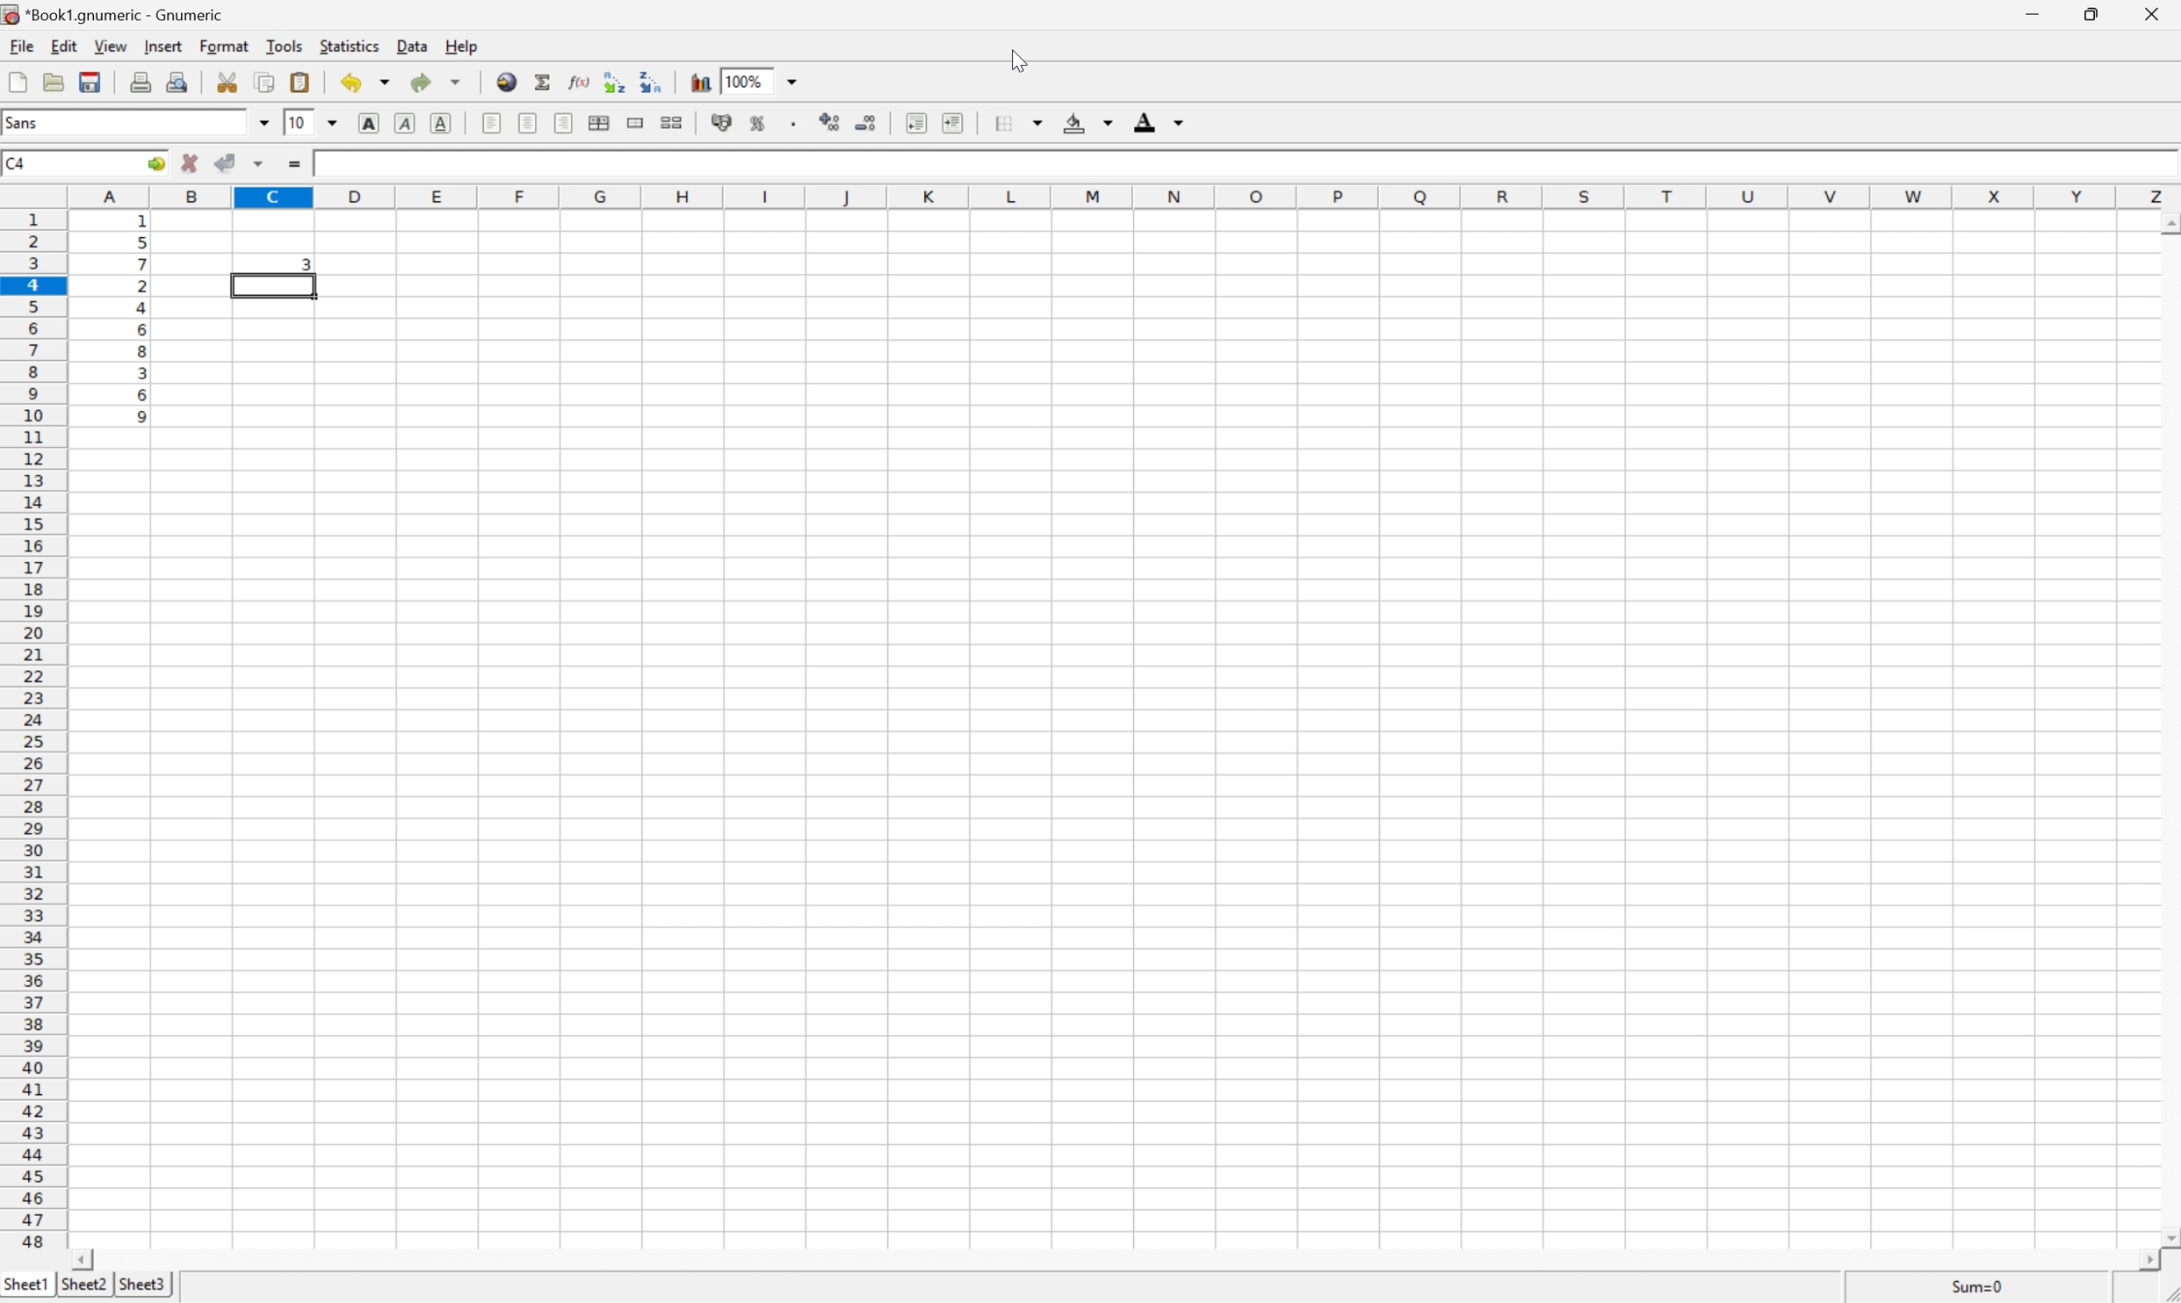 The image size is (2181, 1303). I want to click on 100%, so click(741, 81).